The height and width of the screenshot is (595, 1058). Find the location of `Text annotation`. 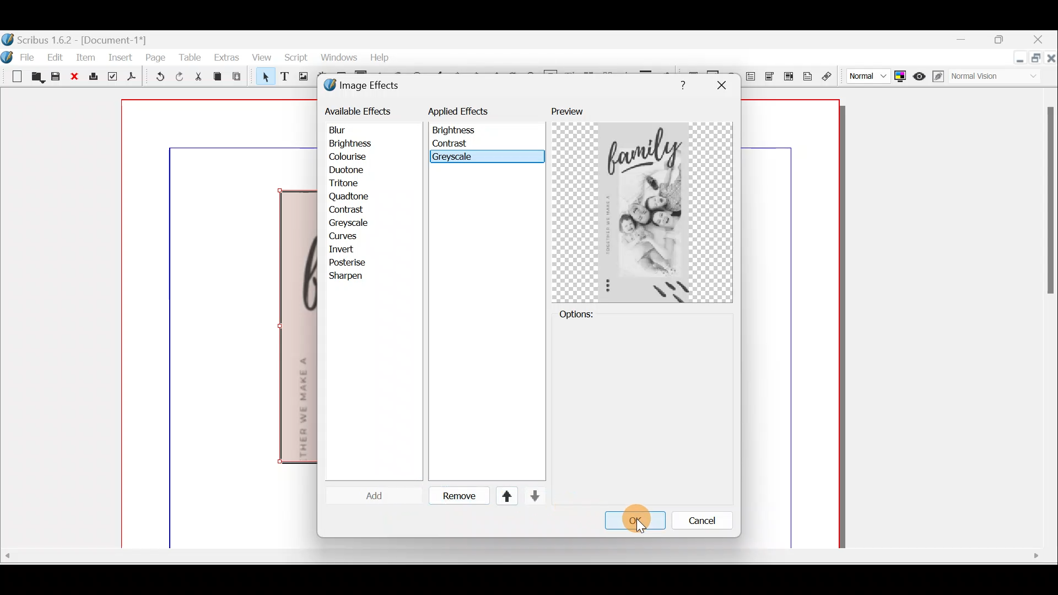

Text annotation is located at coordinates (808, 78).